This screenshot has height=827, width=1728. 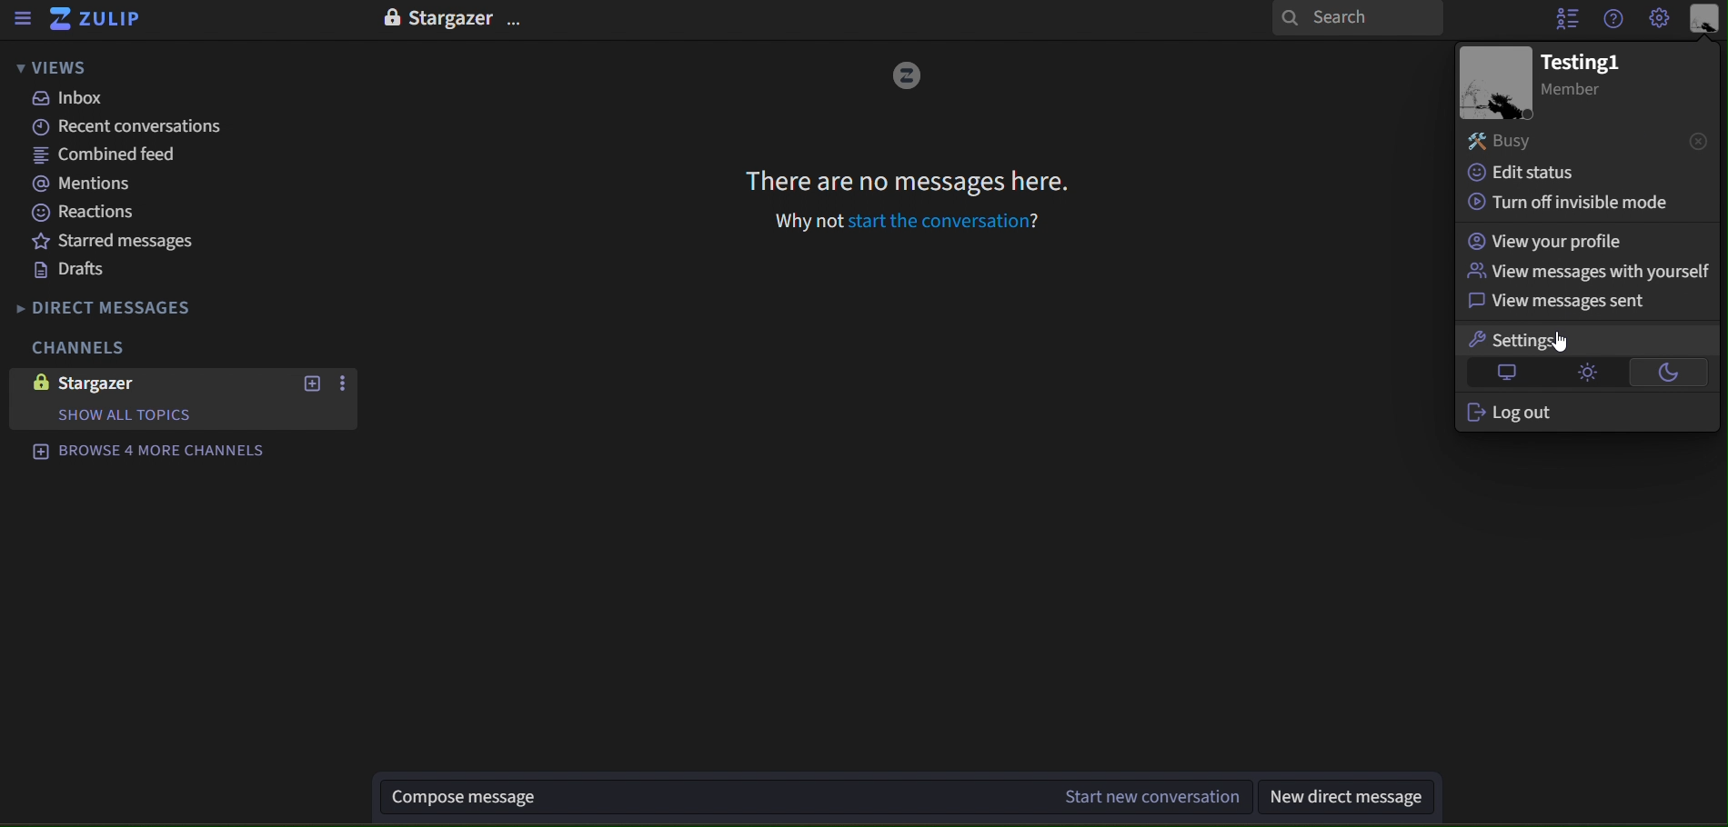 I want to click on combined feed, so click(x=106, y=156).